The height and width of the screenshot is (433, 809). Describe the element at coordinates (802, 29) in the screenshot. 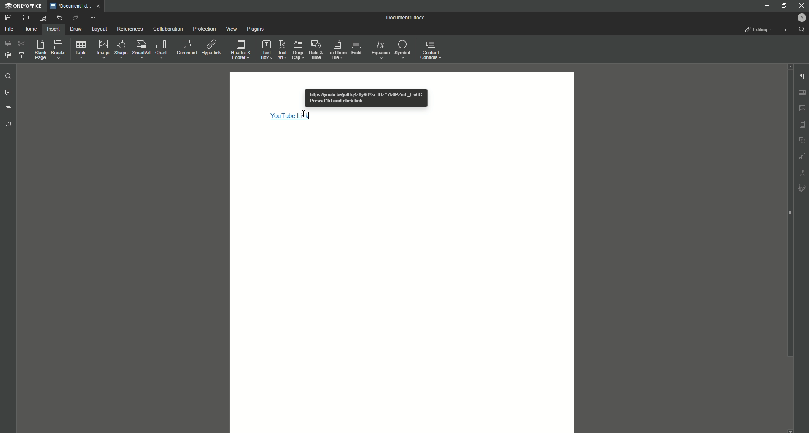

I see `Find` at that location.